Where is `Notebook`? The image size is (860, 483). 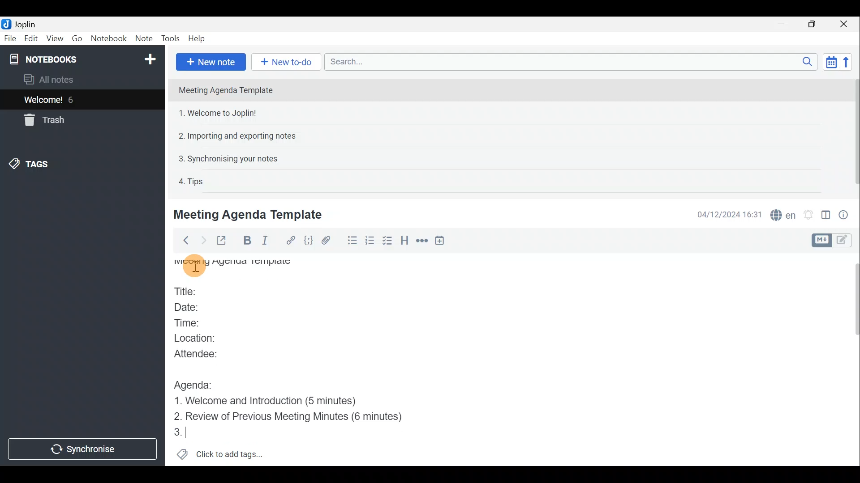
Notebook is located at coordinates (109, 38).